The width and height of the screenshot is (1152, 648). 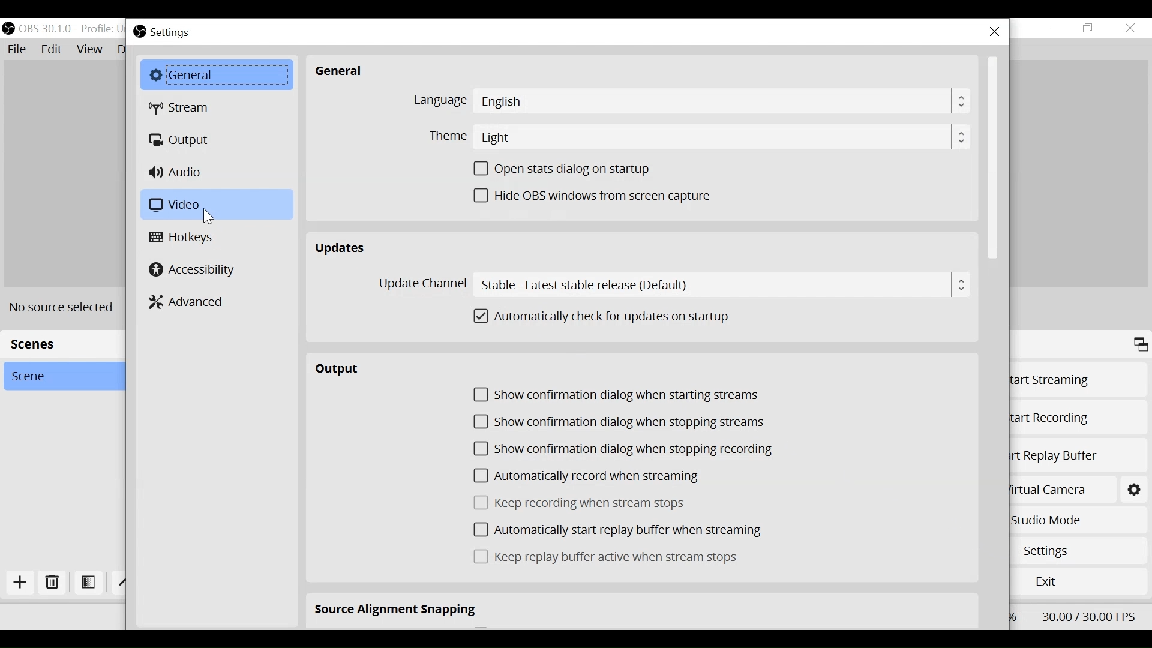 What do you see at coordinates (215, 75) in the screenshot?
I see `General` at bounding box center [215, 75].